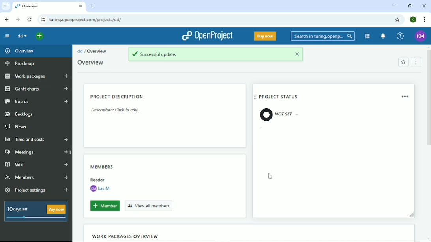 The width and height of the screenshot is (431, 242). Describe the element at coordinates (424, 20) in the screenshot. I see `Customize and control google chrome` at that location.